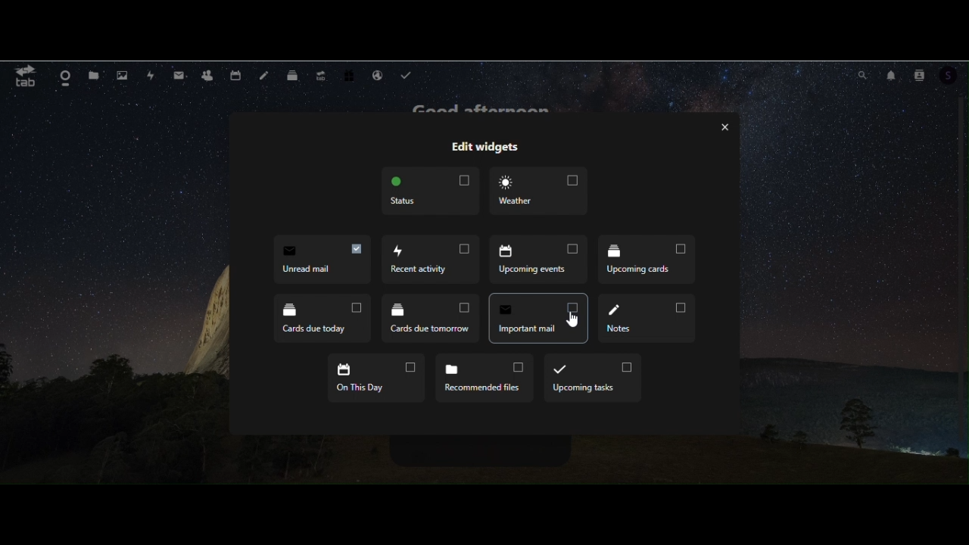  What do you see at coordinates (322, 73) in the screenshot?
I see `upgrade` at bounding box center [322, 73].